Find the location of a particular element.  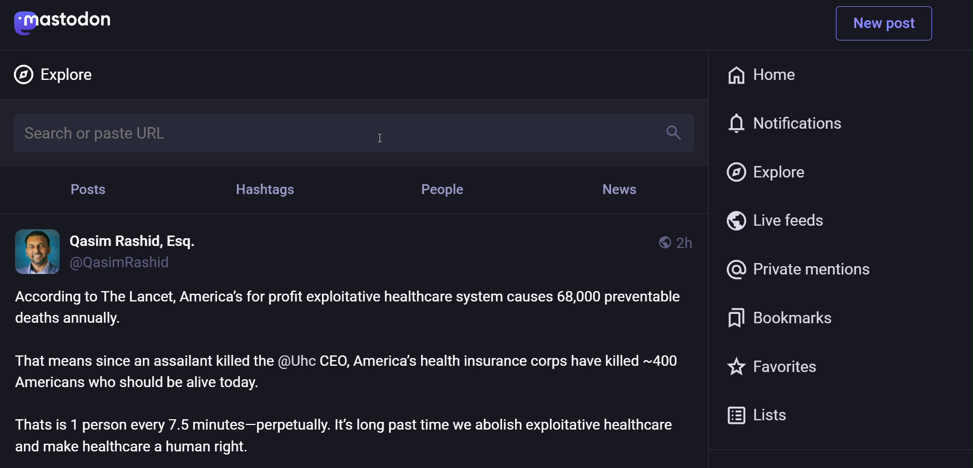

id is located at coordinates (125, 264).